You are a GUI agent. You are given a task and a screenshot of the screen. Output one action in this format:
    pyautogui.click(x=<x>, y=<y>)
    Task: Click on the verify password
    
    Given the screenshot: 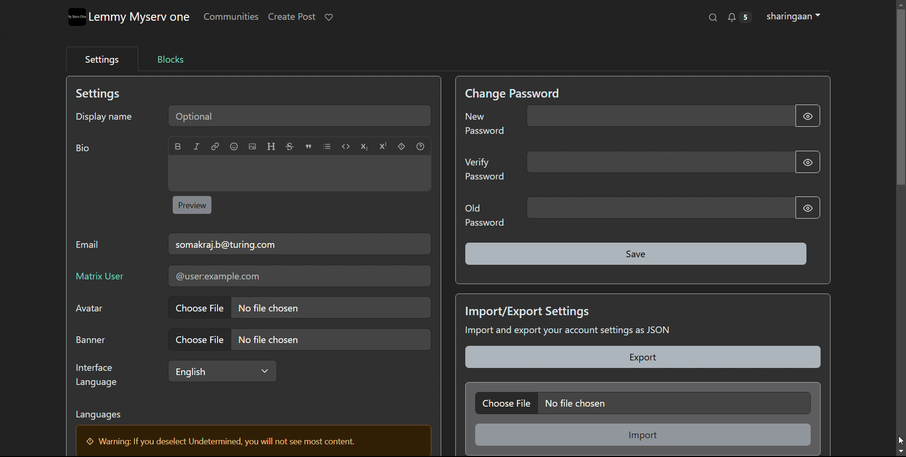 What is the action you would take?
    pyautogui.click(x=659, y=162)
    